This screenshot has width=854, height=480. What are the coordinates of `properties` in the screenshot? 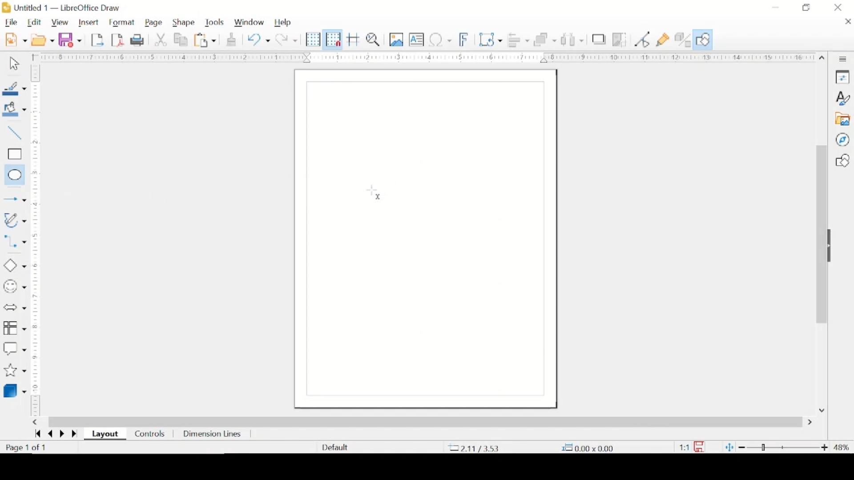 It's located at (843, 77).